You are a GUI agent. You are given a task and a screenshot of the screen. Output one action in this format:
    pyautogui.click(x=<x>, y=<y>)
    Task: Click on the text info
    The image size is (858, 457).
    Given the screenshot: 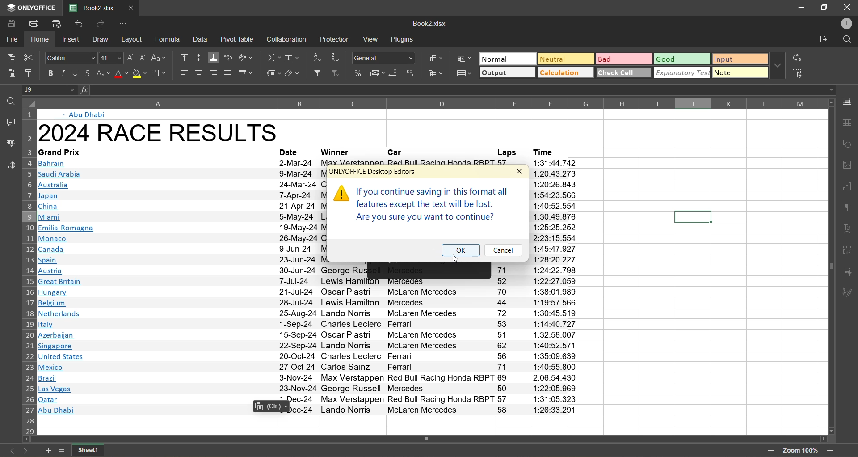 What is the action you would take?
    pyautogui.click(x=310, y=346)
    